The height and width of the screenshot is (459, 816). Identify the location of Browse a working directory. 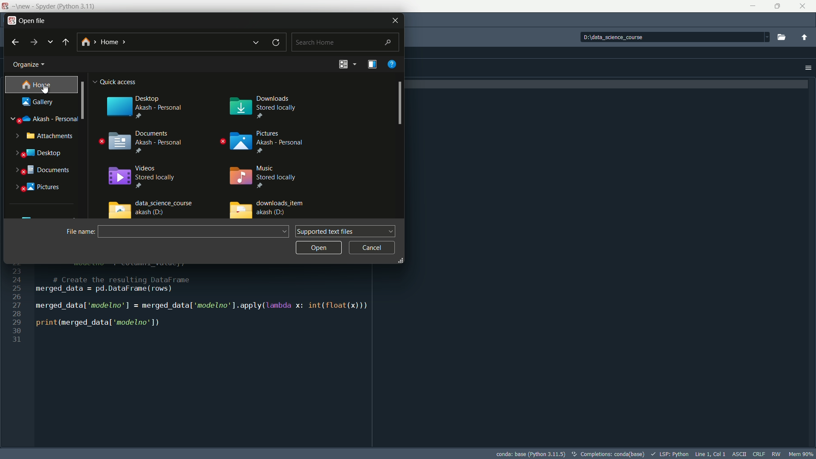
(783, 37).